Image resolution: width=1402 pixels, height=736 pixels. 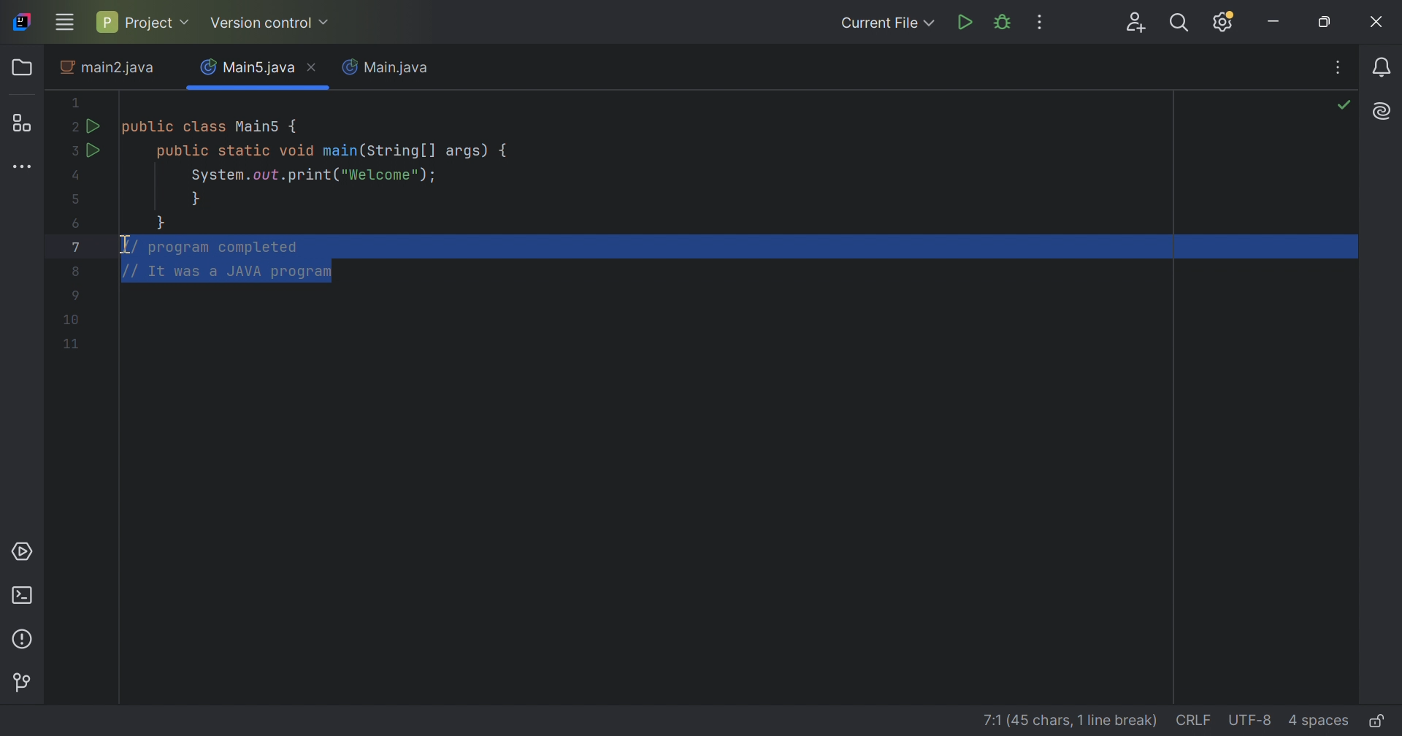 What do you see at coordinates (1384, 112) in the screenshot?
I see `AI Assistant` at bounding box center [1384, 112].